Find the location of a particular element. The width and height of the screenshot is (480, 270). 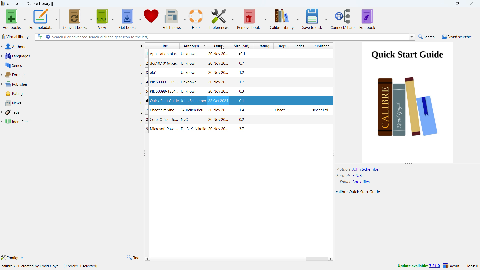

authors is located at coordinates (190, 46).